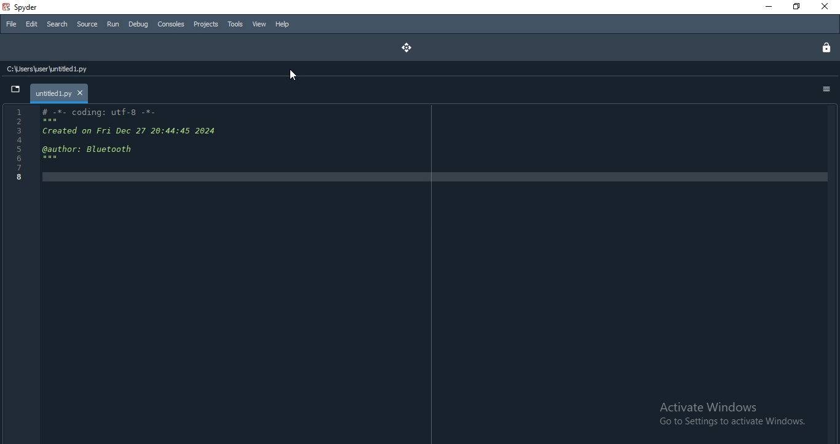 This screenshot has width=840, height=444. I want to click on Search, so click(56, 24).